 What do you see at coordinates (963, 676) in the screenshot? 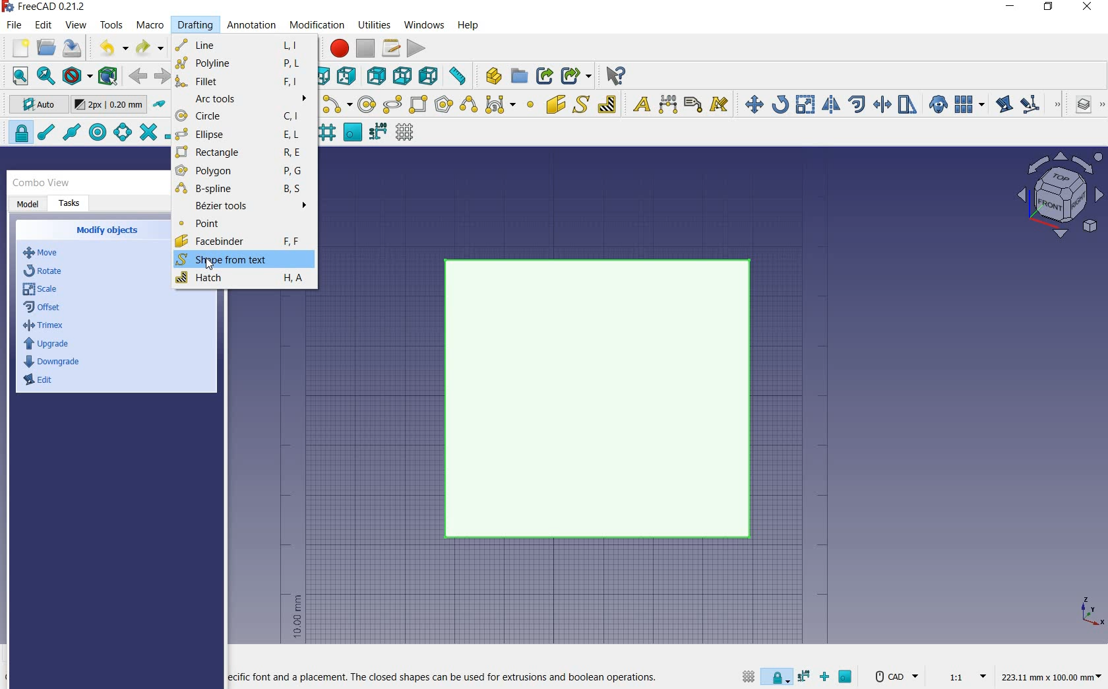
I see `set scale` at bounding box center [963, 676].